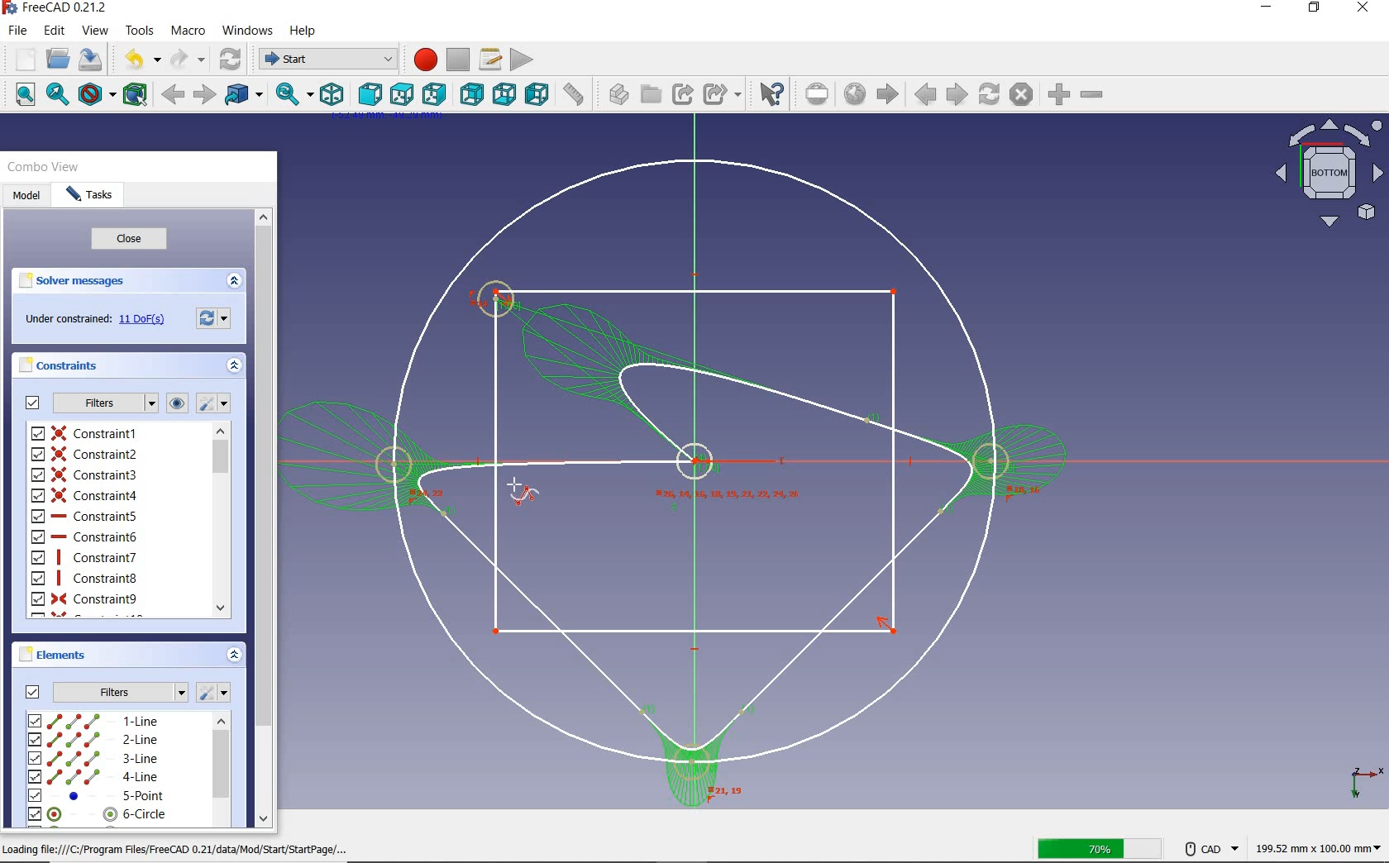 This screenshot has height=863, width=1389. Describe the element at coordinates (93, 777) in the screenshot. I see `4-line` at that location.